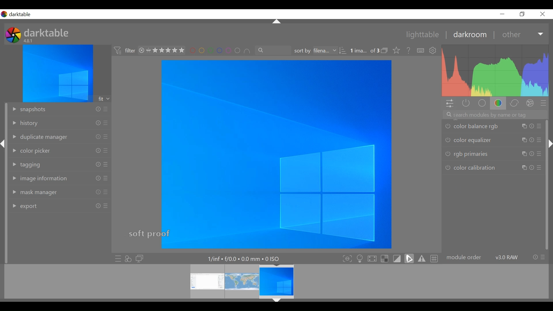 This screenshot has height=311, width=553. Describe the element at coordinates (524, 140) in the screenshot. I see `` at that location.